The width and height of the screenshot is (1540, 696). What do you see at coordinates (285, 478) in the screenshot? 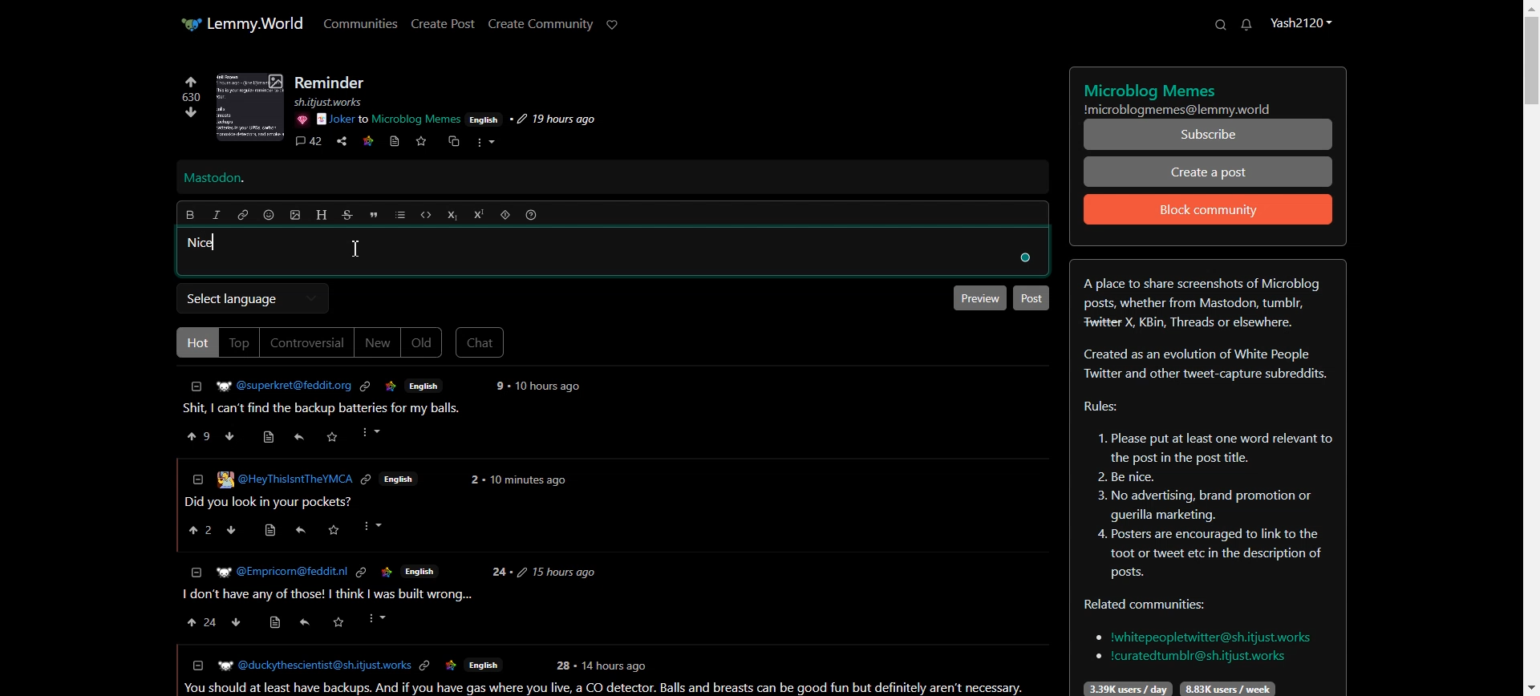
I see `RB @HeyThislsntTheYMCA @` at bounding box center [285, 478].